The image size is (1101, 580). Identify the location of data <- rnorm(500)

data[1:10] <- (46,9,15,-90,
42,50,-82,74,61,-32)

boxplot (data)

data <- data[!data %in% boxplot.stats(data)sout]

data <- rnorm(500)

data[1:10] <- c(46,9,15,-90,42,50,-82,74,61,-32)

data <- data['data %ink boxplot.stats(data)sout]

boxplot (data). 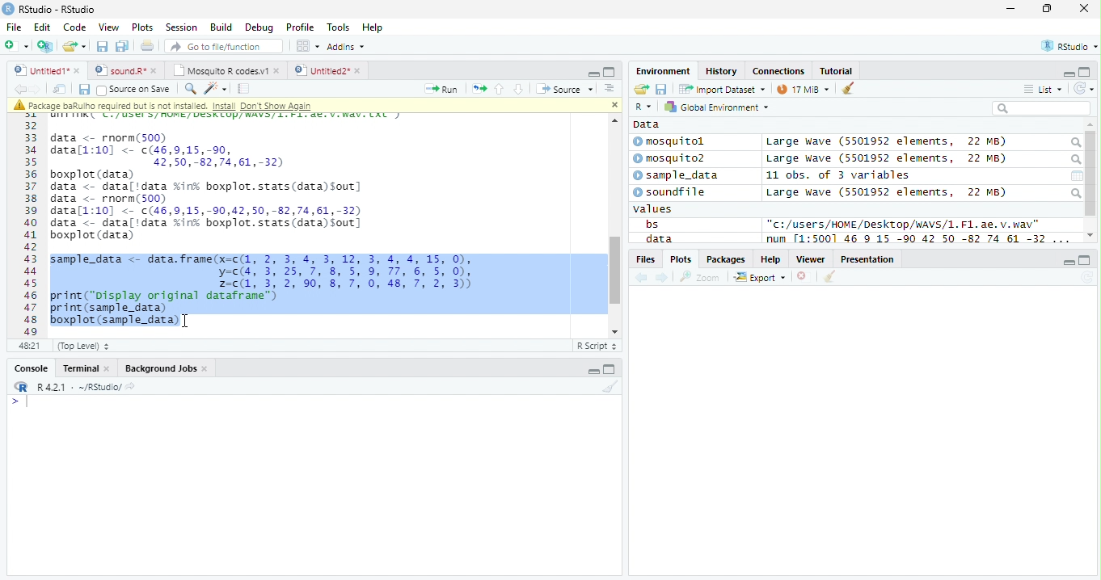
(209, 187).